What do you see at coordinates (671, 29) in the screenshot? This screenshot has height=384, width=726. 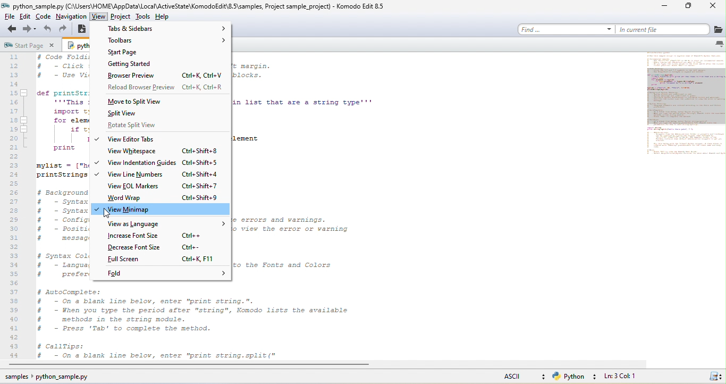 I see `in current file` at bounding box center [671, 29].